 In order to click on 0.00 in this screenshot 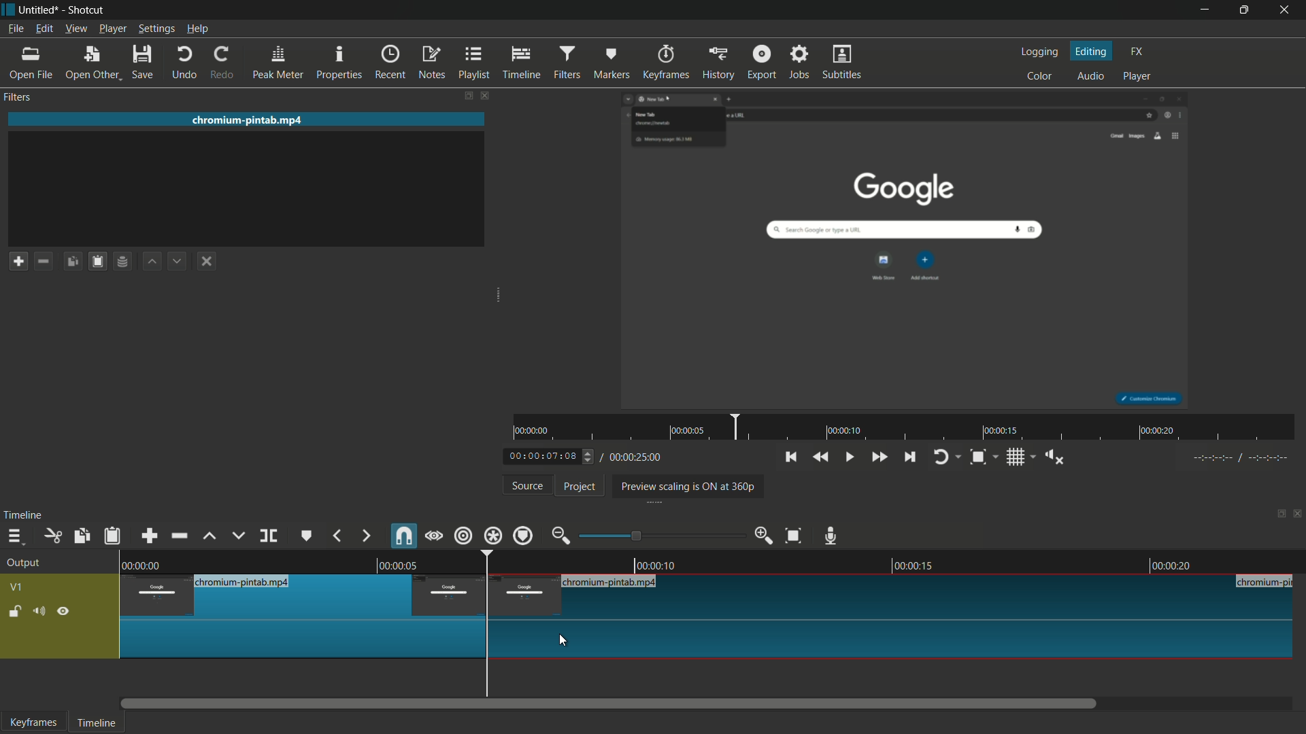, I will do `click(146, 563)`.